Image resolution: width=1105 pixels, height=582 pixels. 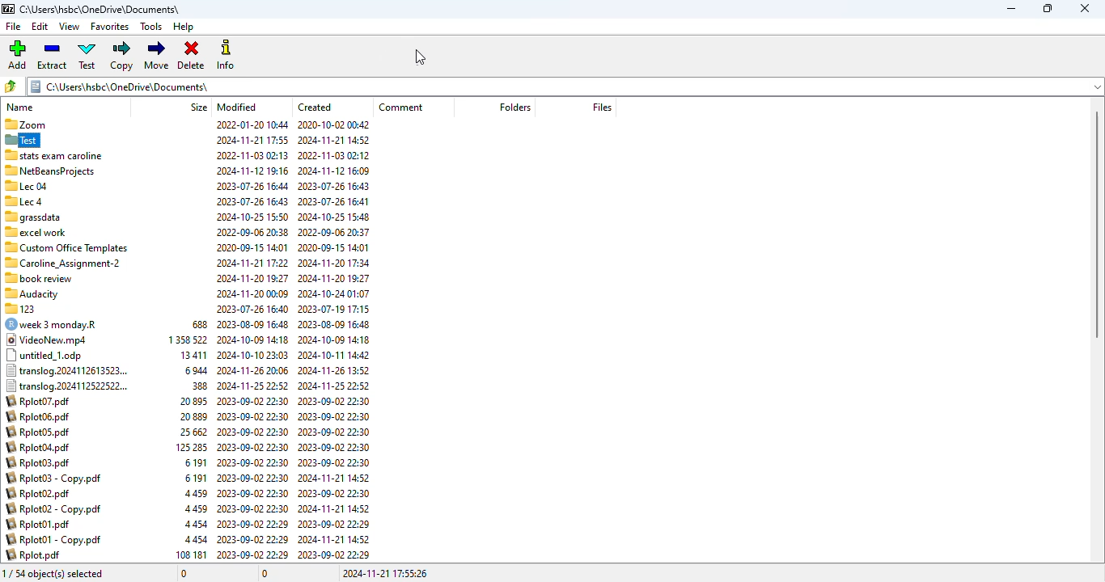 I want to click on 2024-11-20 17:34, so click(x=334, y=263).